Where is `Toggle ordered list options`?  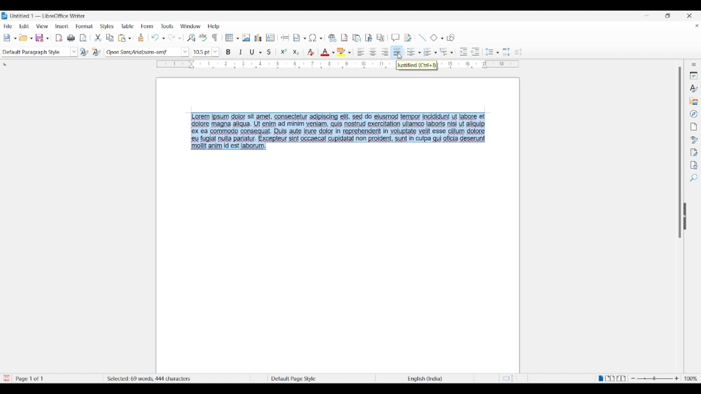
Toggle ordered list options is located at coordinates (436, 53).